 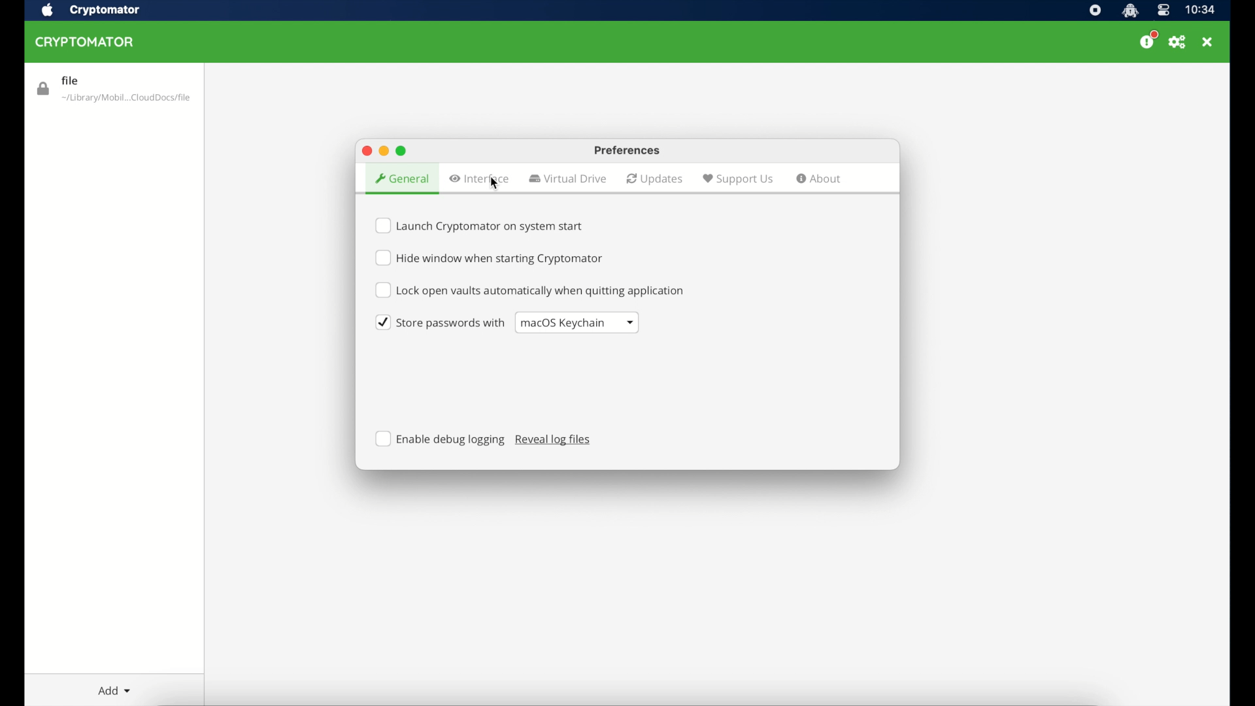 What do you see at coordinates (577, 322) in the screenshot?
I see `dropdown` at bounding box center [577, 322].